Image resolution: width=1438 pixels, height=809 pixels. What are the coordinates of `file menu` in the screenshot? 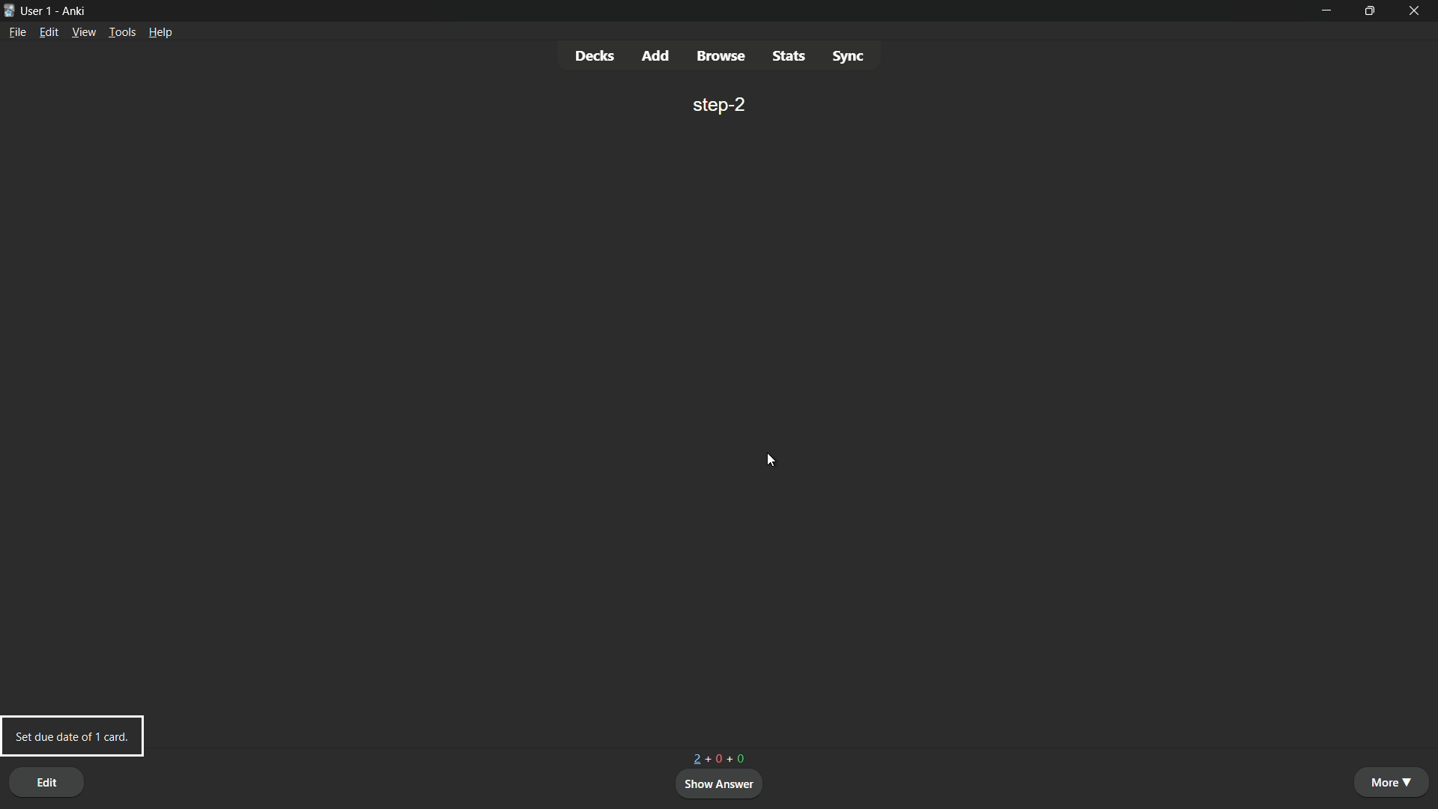 It's located at (17, 32).